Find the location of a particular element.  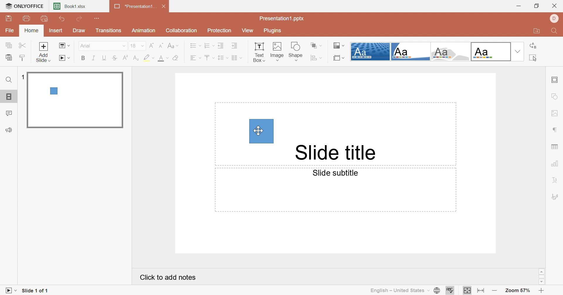

Decrease Indent is located at coordinates (221, 46).